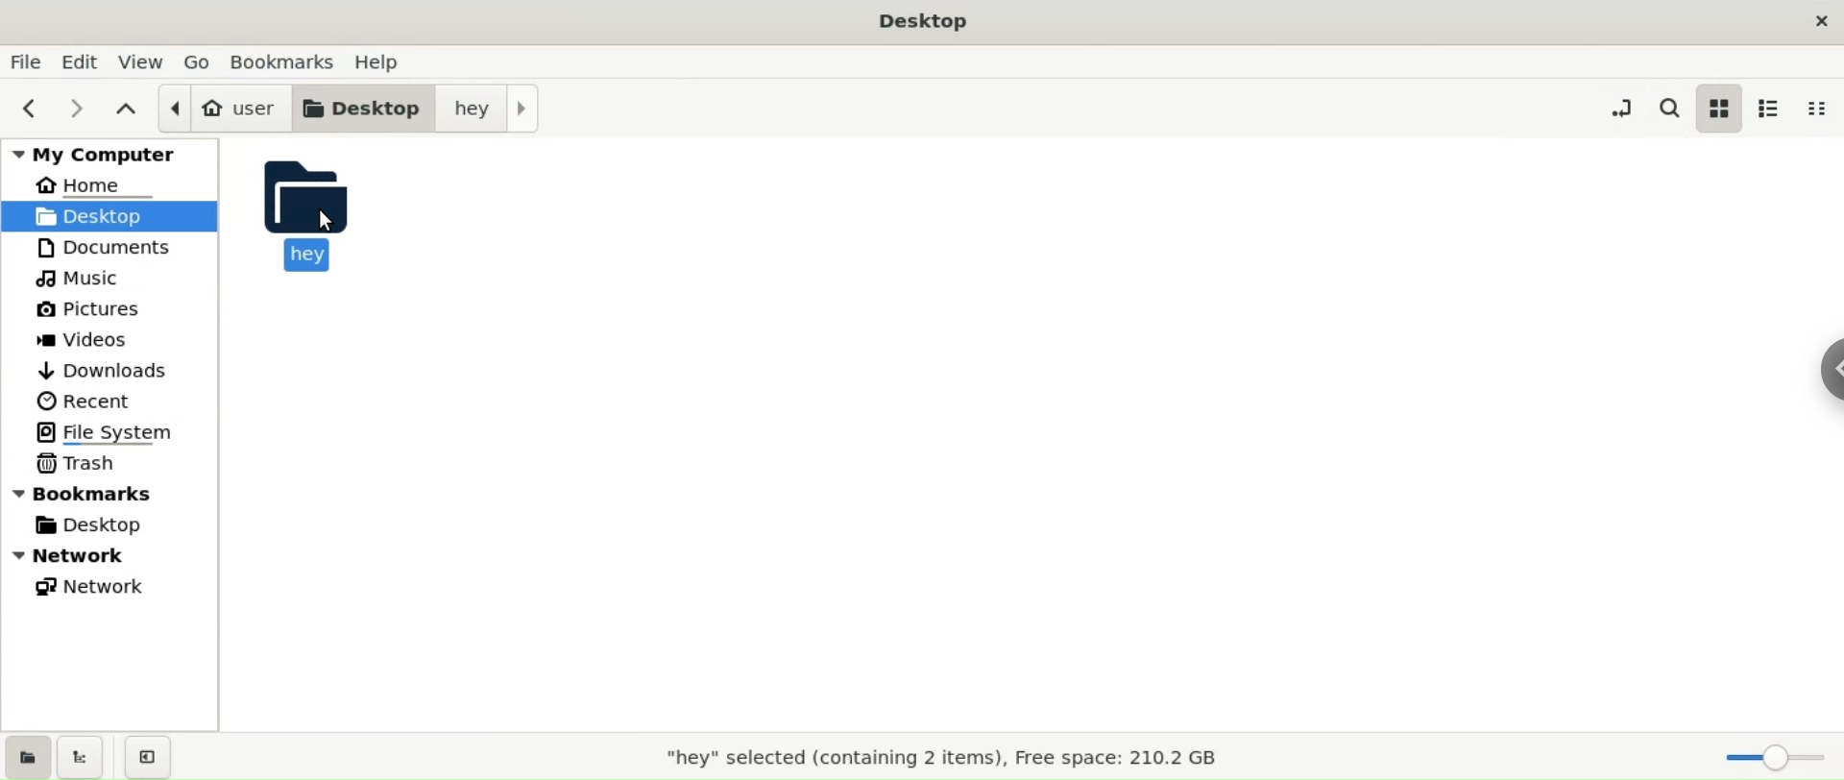 This screenshot has width=1844, height=780. What do you see at coordinates (108, 435) in the screenshot?
I see `file system` at bounding box center [108, 435].